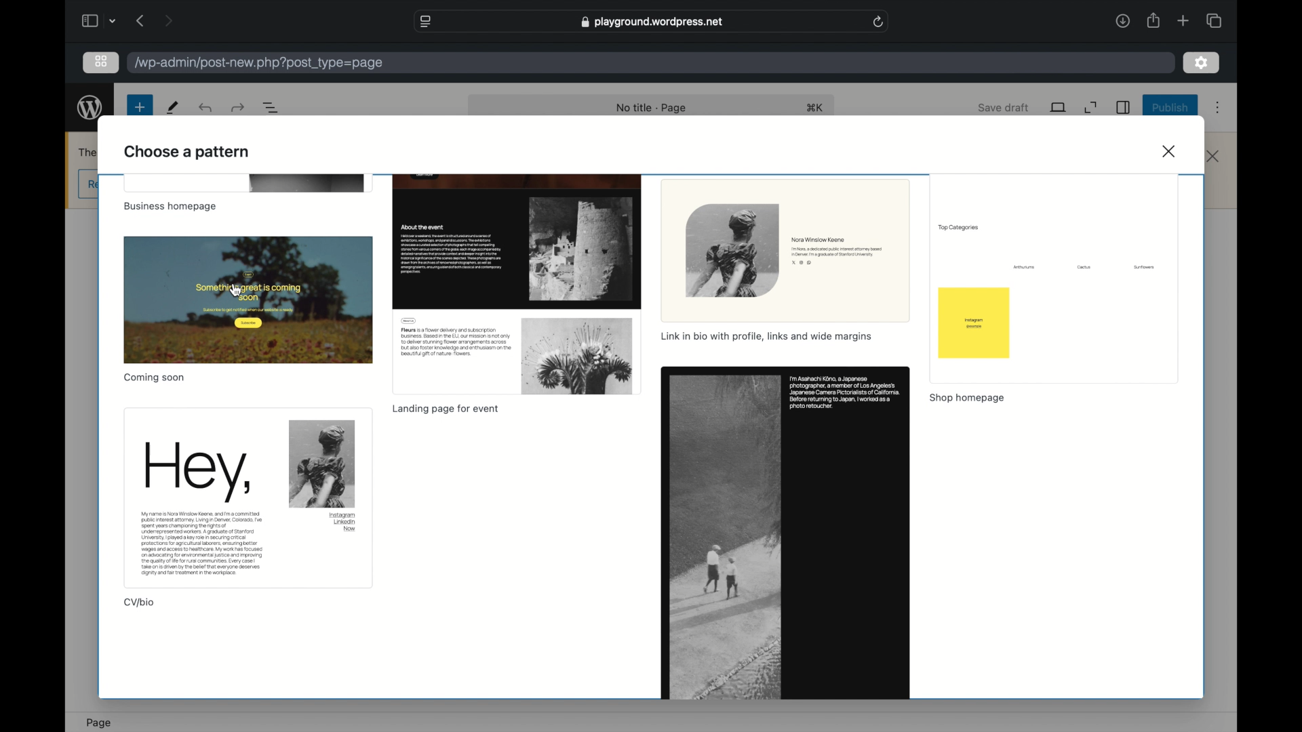  I want to click on dropdown, so click(113, 21).